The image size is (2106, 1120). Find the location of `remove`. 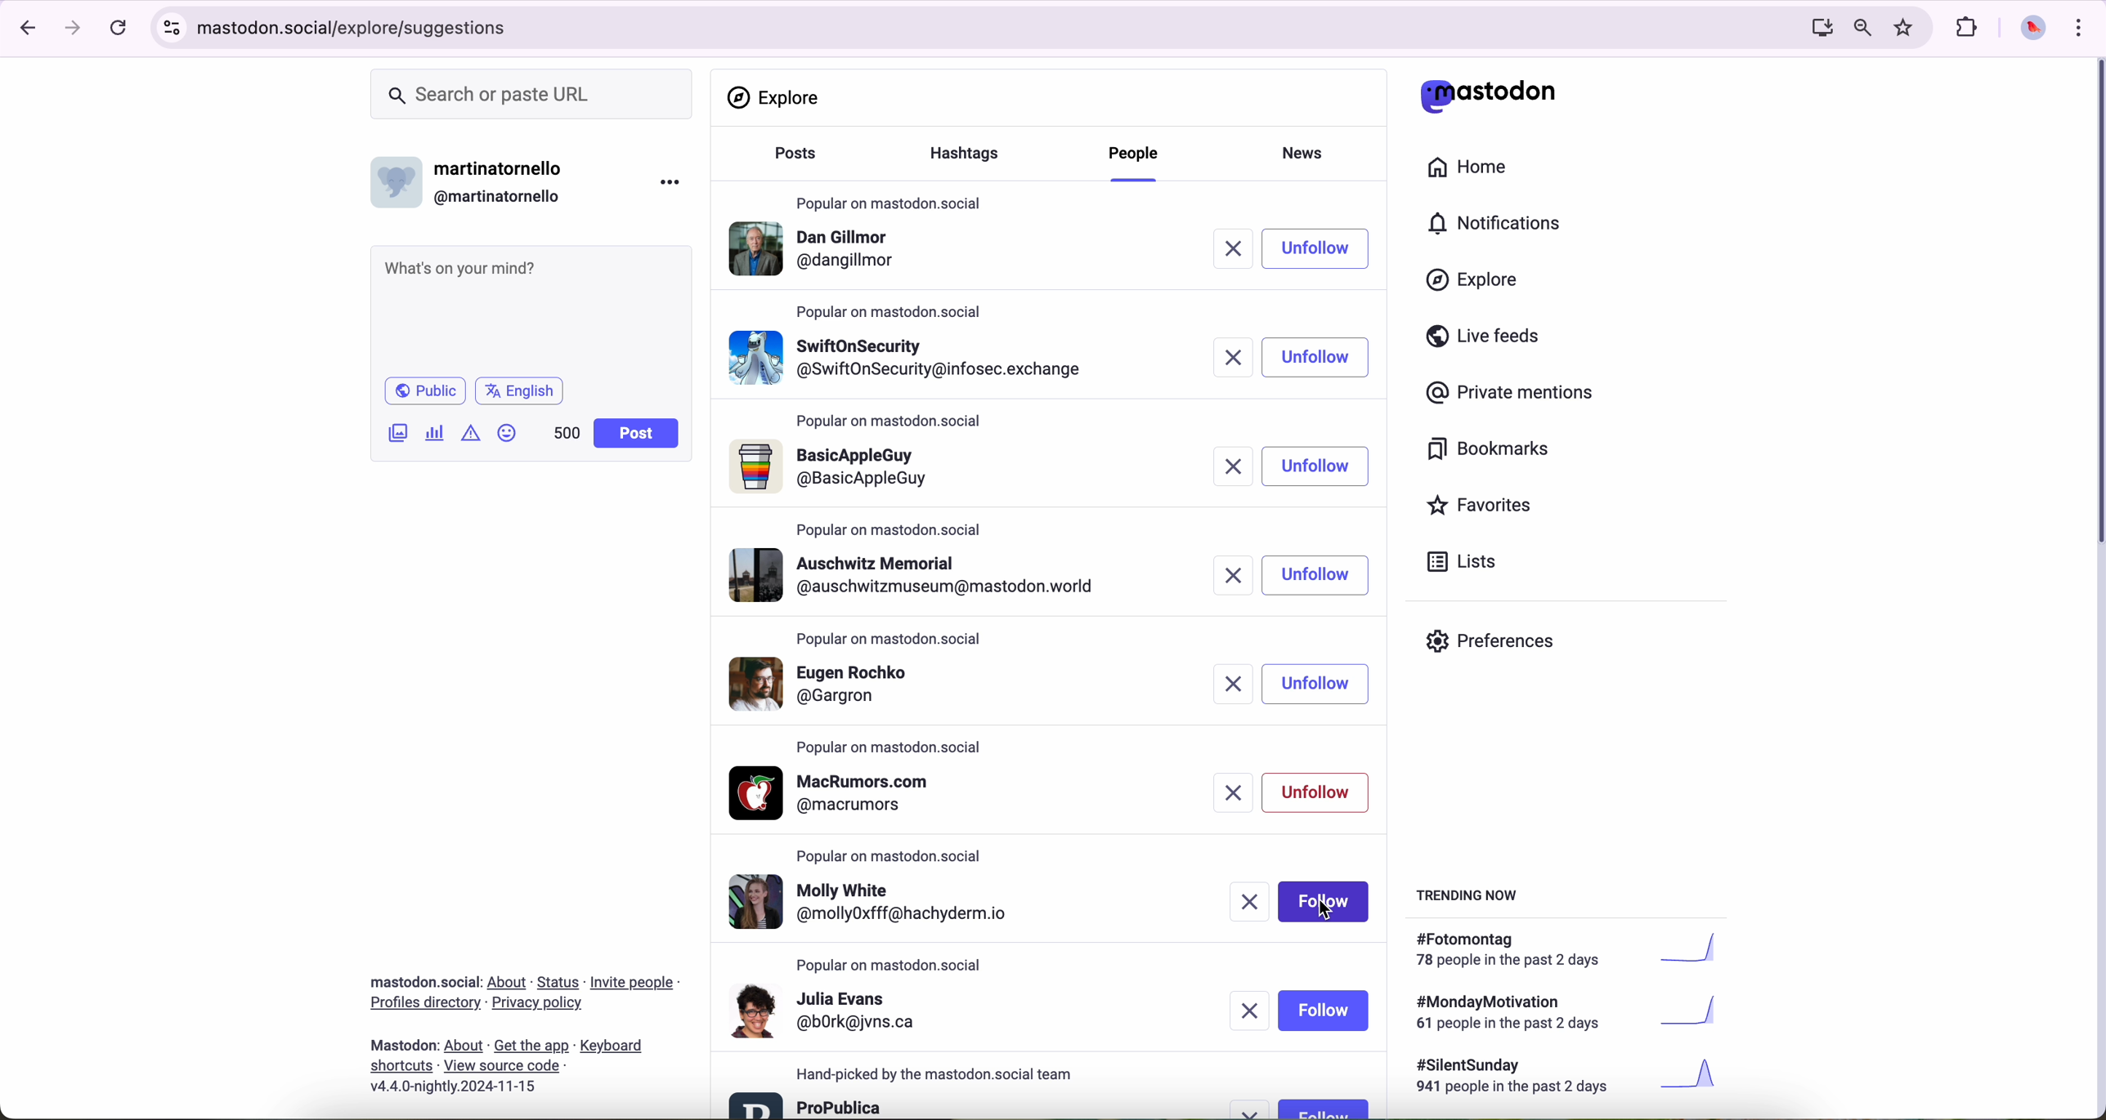

remove is located at coordinates (1230, 684).